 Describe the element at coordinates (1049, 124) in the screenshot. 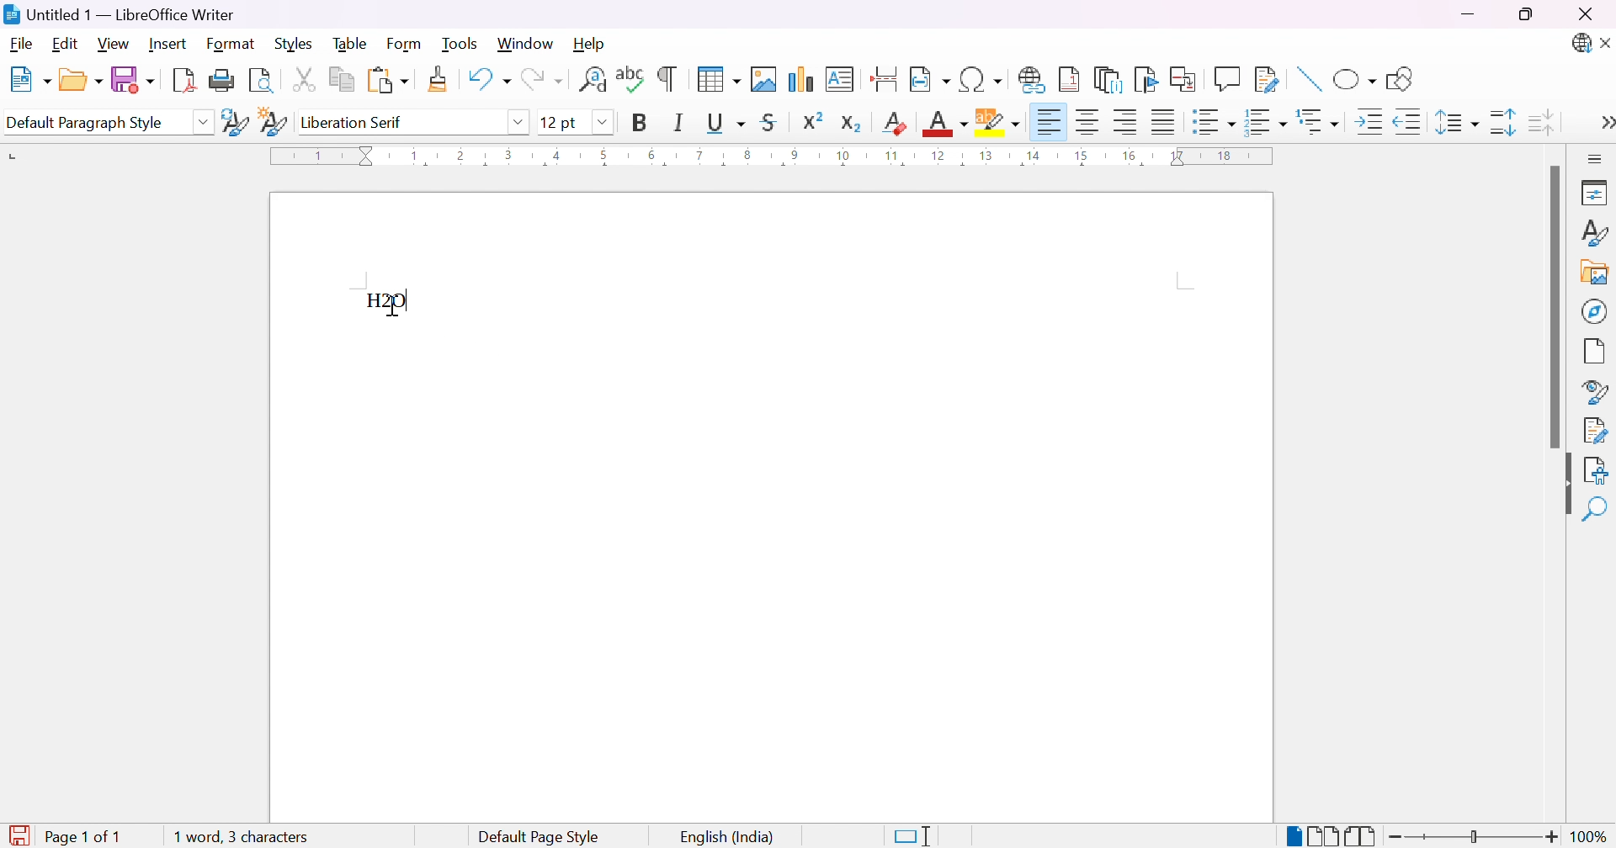

I see `Align left` at that location.